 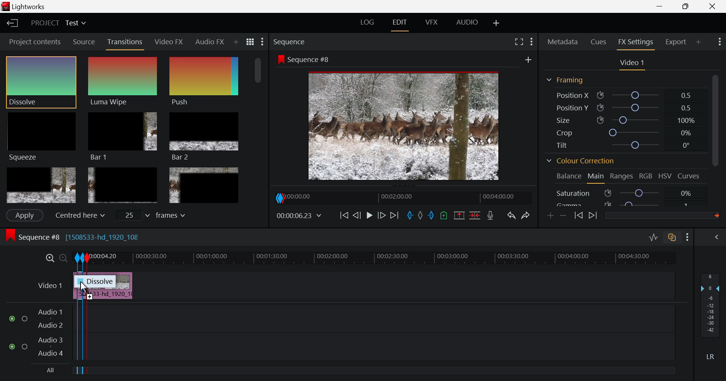 I want to click on Box 5, so click(x=123, y=186).